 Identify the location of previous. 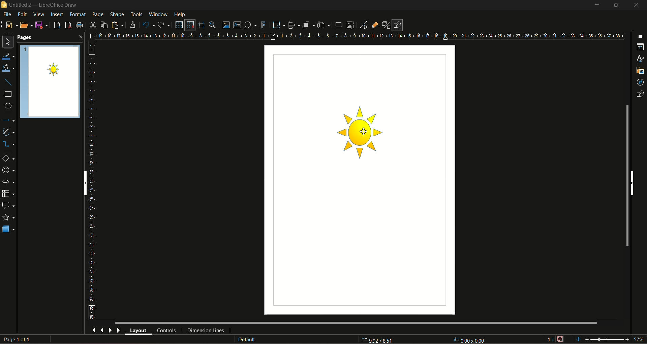
(103, 331).